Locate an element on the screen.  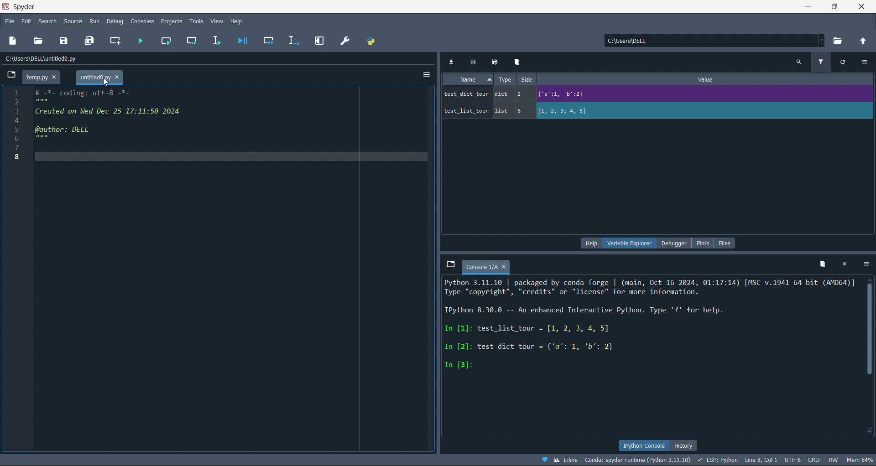
debug is located at coordinates (115, 21).